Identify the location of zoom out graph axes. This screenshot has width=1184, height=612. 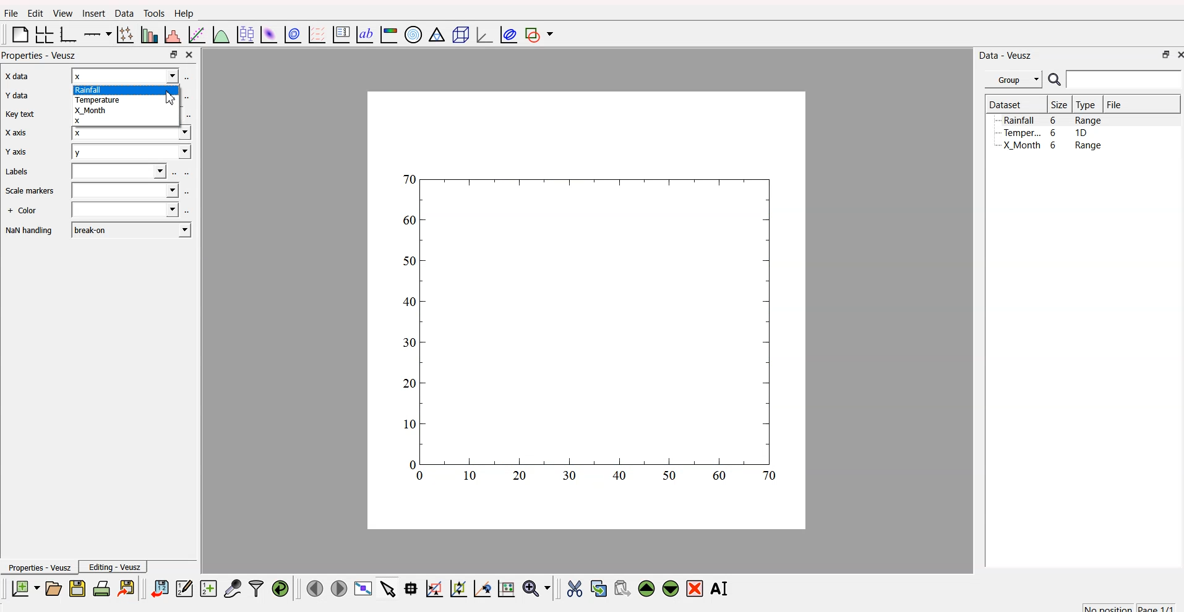
(481, 589).